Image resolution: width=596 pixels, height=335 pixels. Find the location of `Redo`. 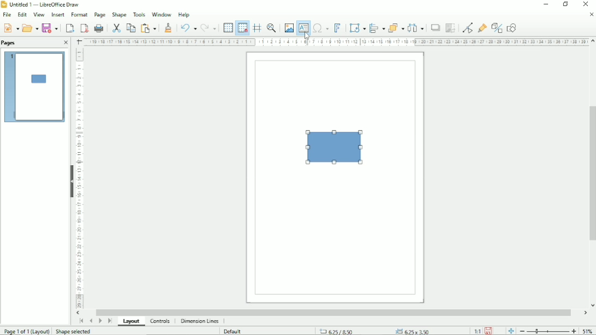

Redo is located at coordinates (210, 28).